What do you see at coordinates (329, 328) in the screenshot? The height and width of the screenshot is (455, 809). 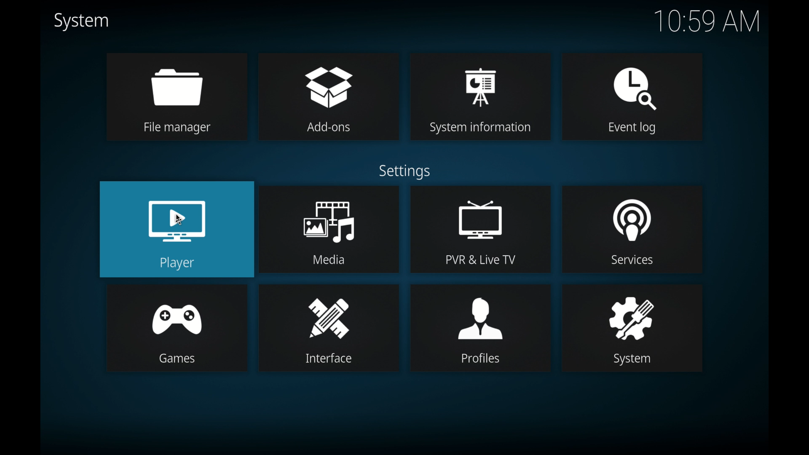 I see `interface` at bounding box center [329, 328].